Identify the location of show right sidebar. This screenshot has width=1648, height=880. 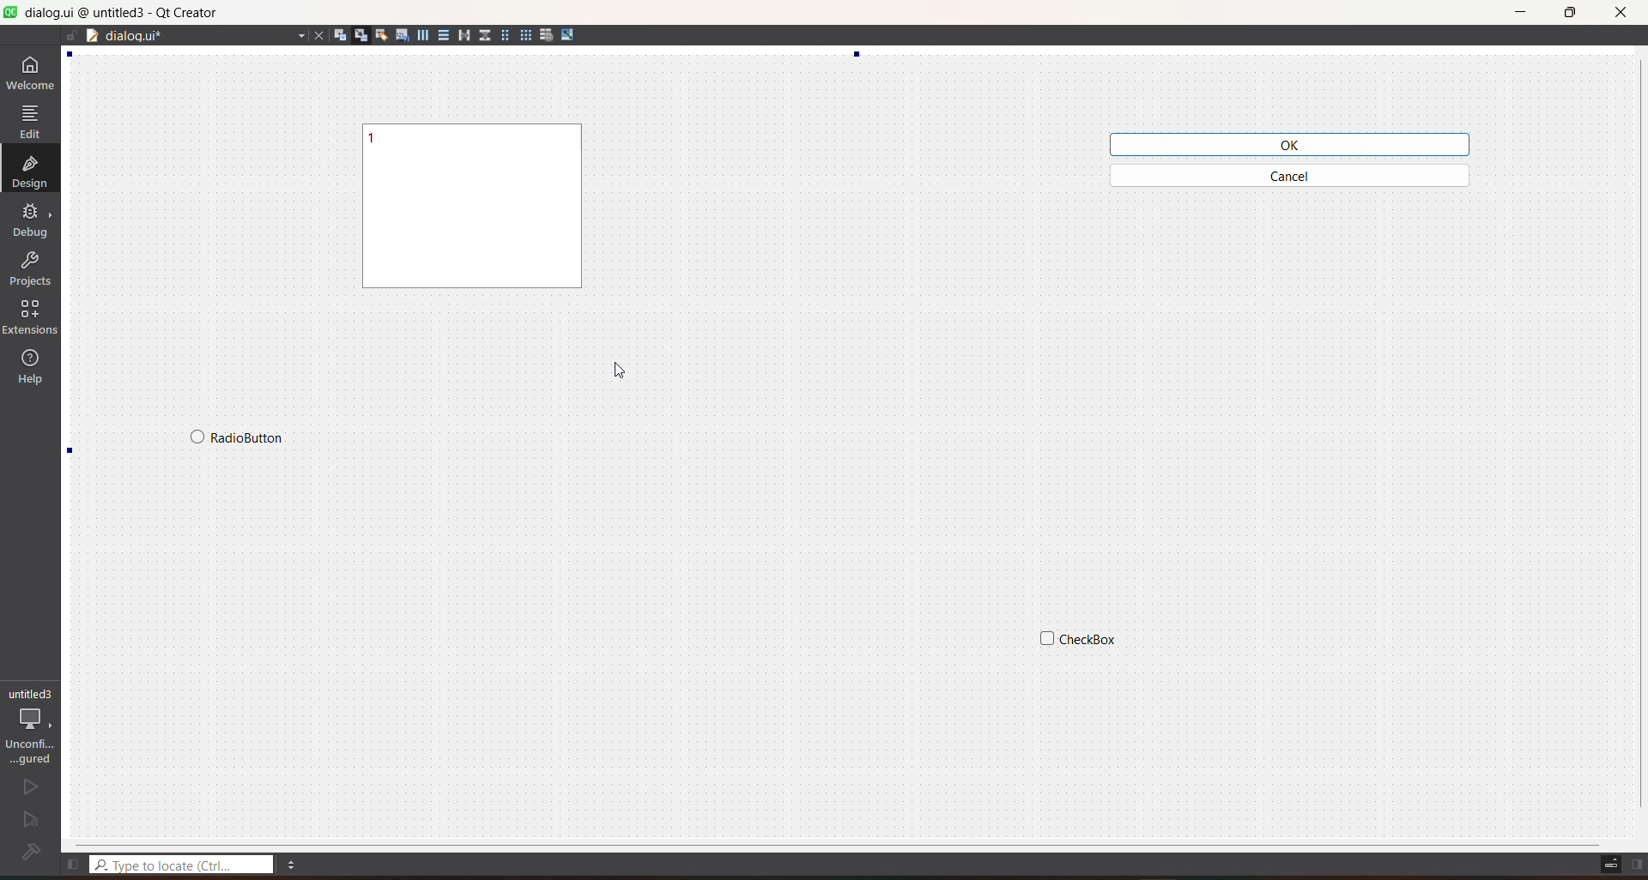
(1639, 864).